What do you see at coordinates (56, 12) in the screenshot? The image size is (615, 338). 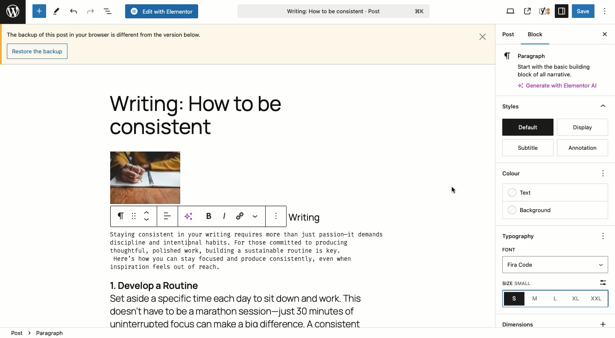 I see `Tools` at bounding box center [56, 12].